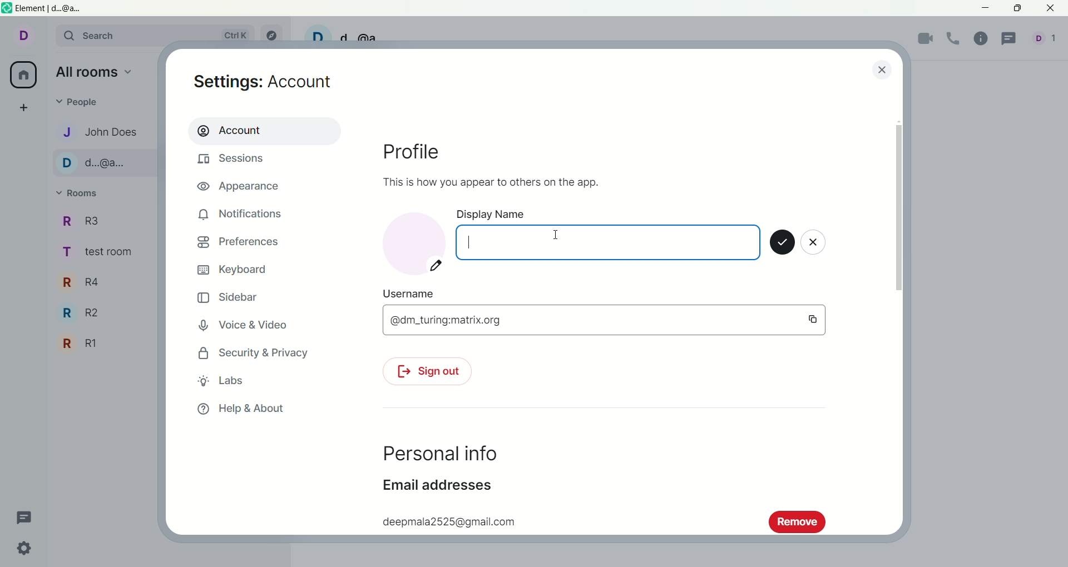 The height and width of the screenshot is (567, 1068). What do you see at coordinates (86, 282) in the screenshot?
I see `R4` at bounding box center [86, 282].